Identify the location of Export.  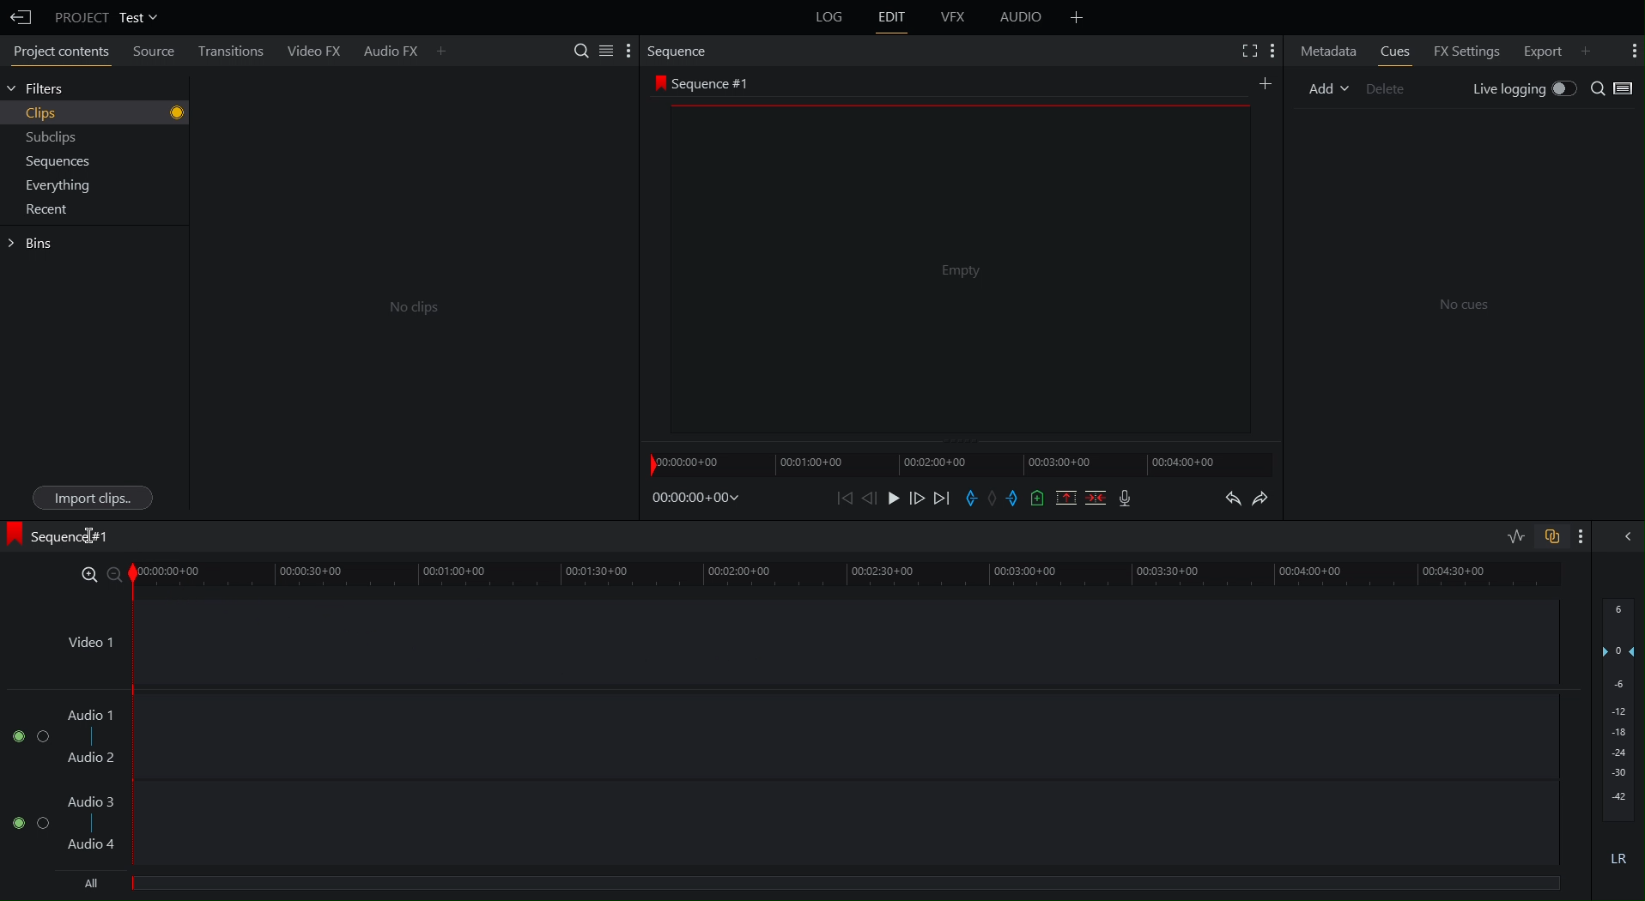
(1555, 48).